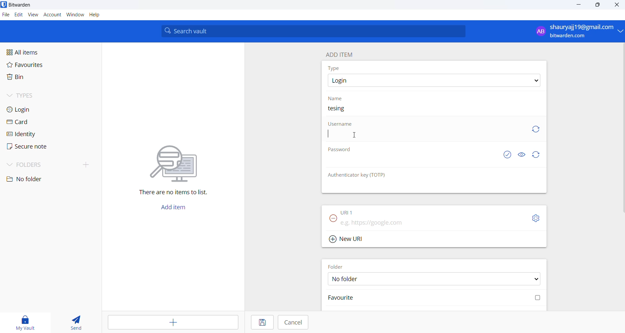  What do you see at coordinates (431, 109) in the screenshot?
I see `Name text box` at bounding box center [431, 109].